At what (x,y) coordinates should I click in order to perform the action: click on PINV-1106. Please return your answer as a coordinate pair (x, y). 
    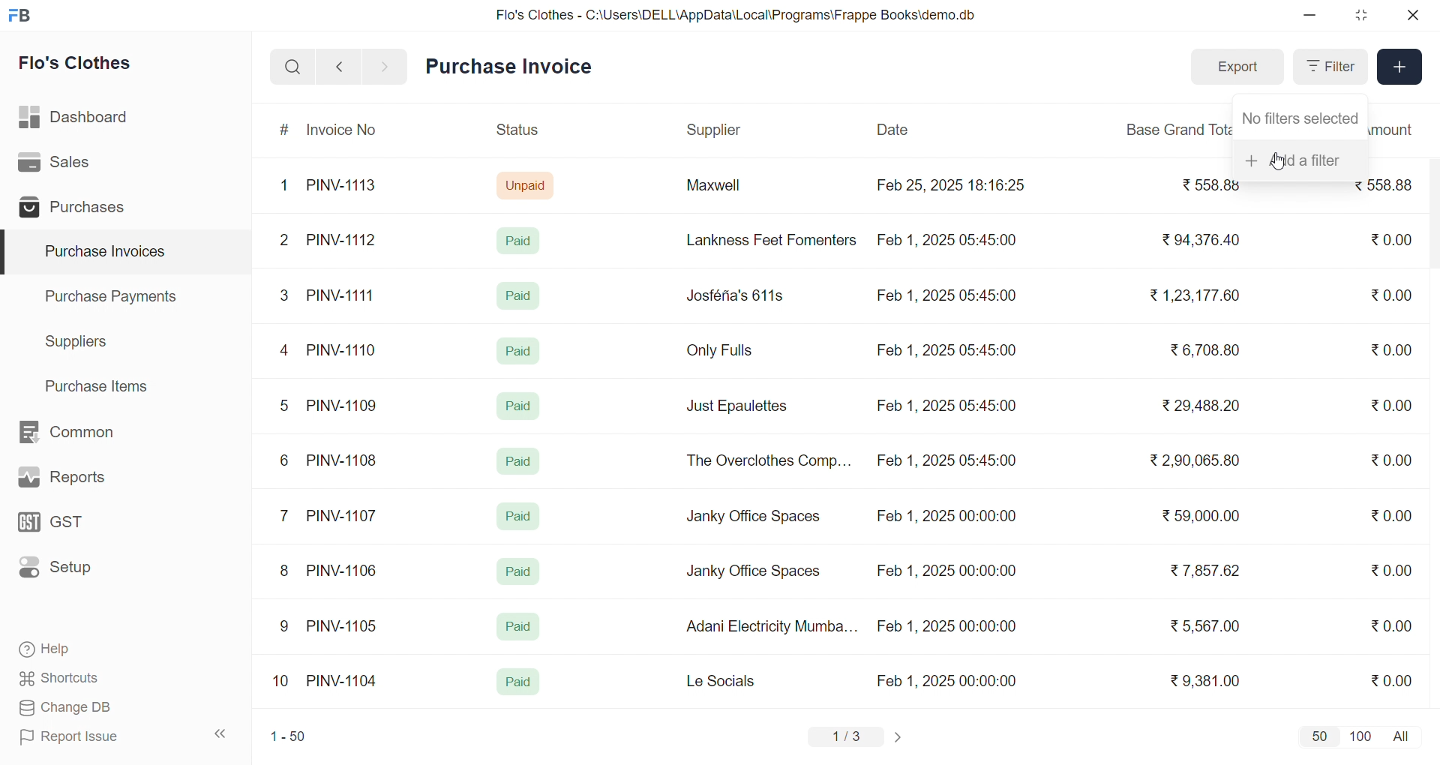
    Looking at the image, I should click on (347, 571).